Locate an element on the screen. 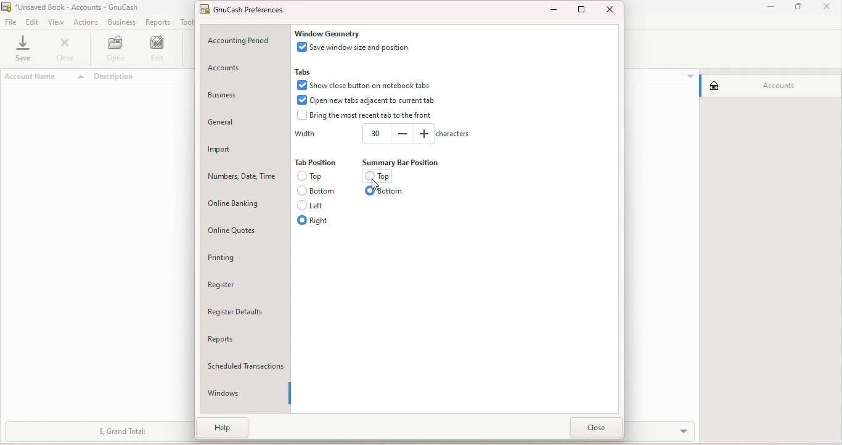  Characters is located at coordinates (456, 136).